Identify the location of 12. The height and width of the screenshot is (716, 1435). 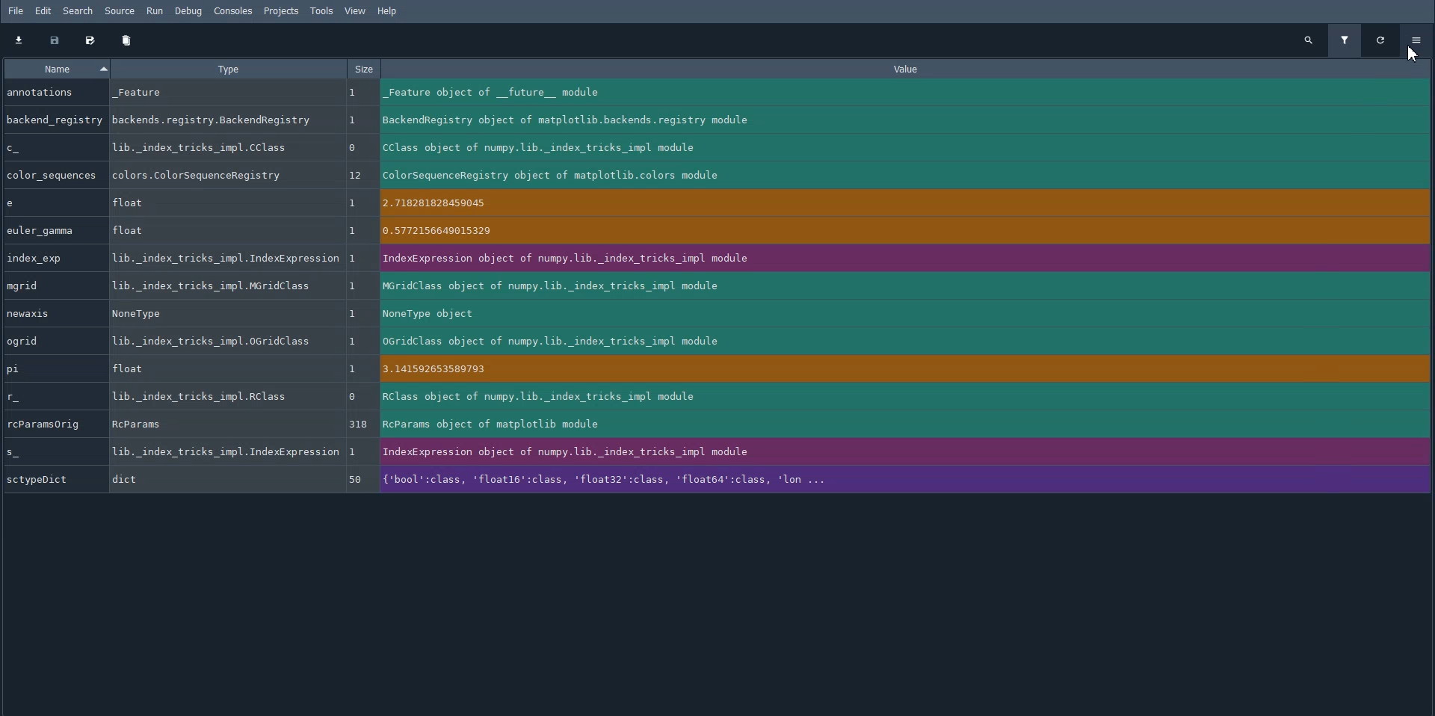
(357, 176).